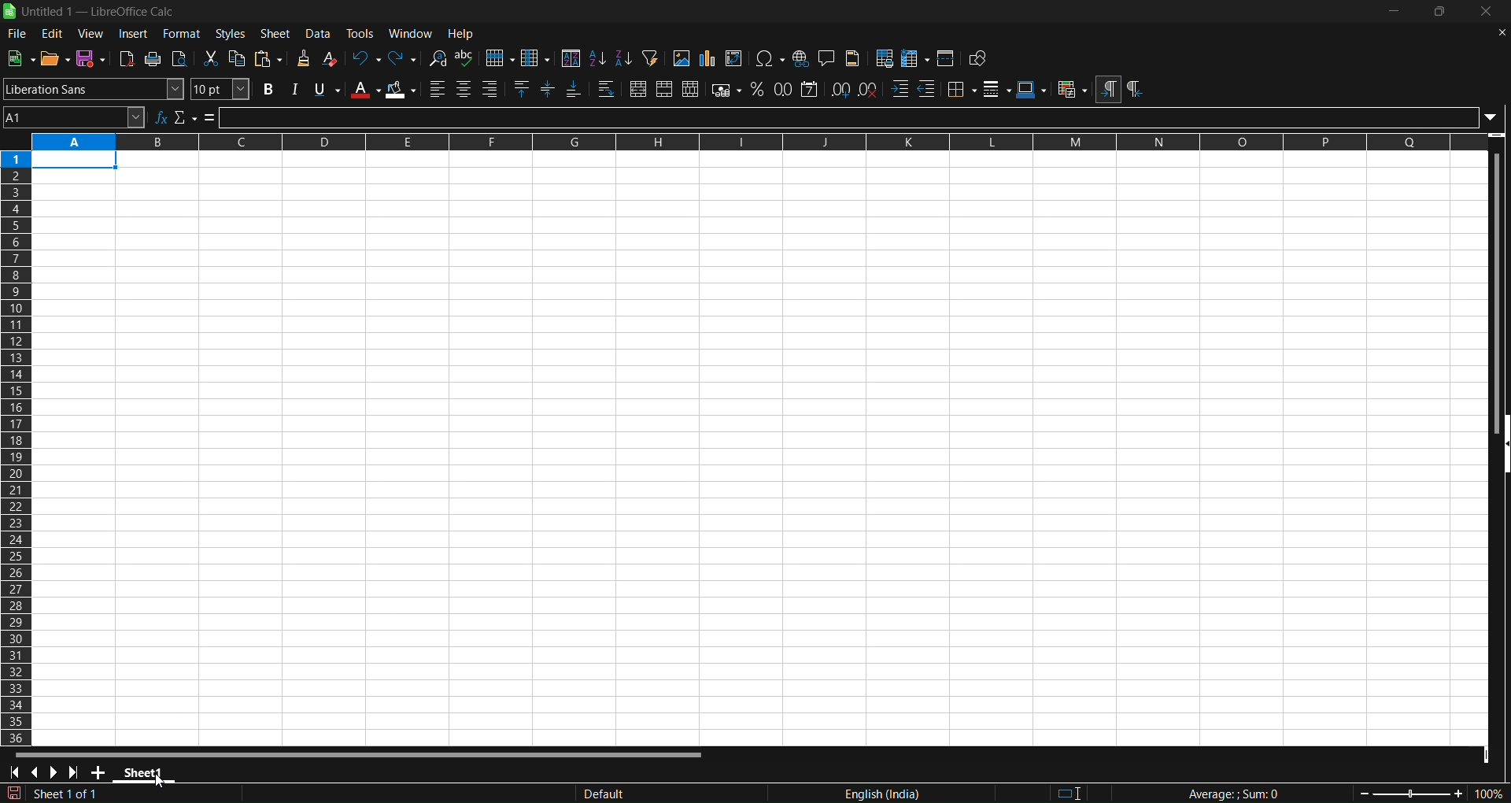 Image resolution: width=1511 pixels, height=803 pixels. What do you see at coordinates (53, 34) in the screenshot?
I see `edit` at bounding box center [53, 34].